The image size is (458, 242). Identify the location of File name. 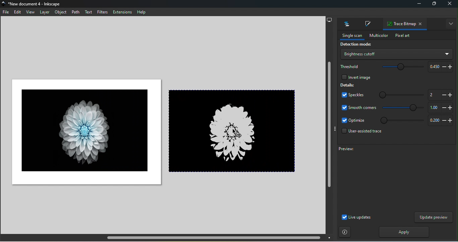
(34, 4).